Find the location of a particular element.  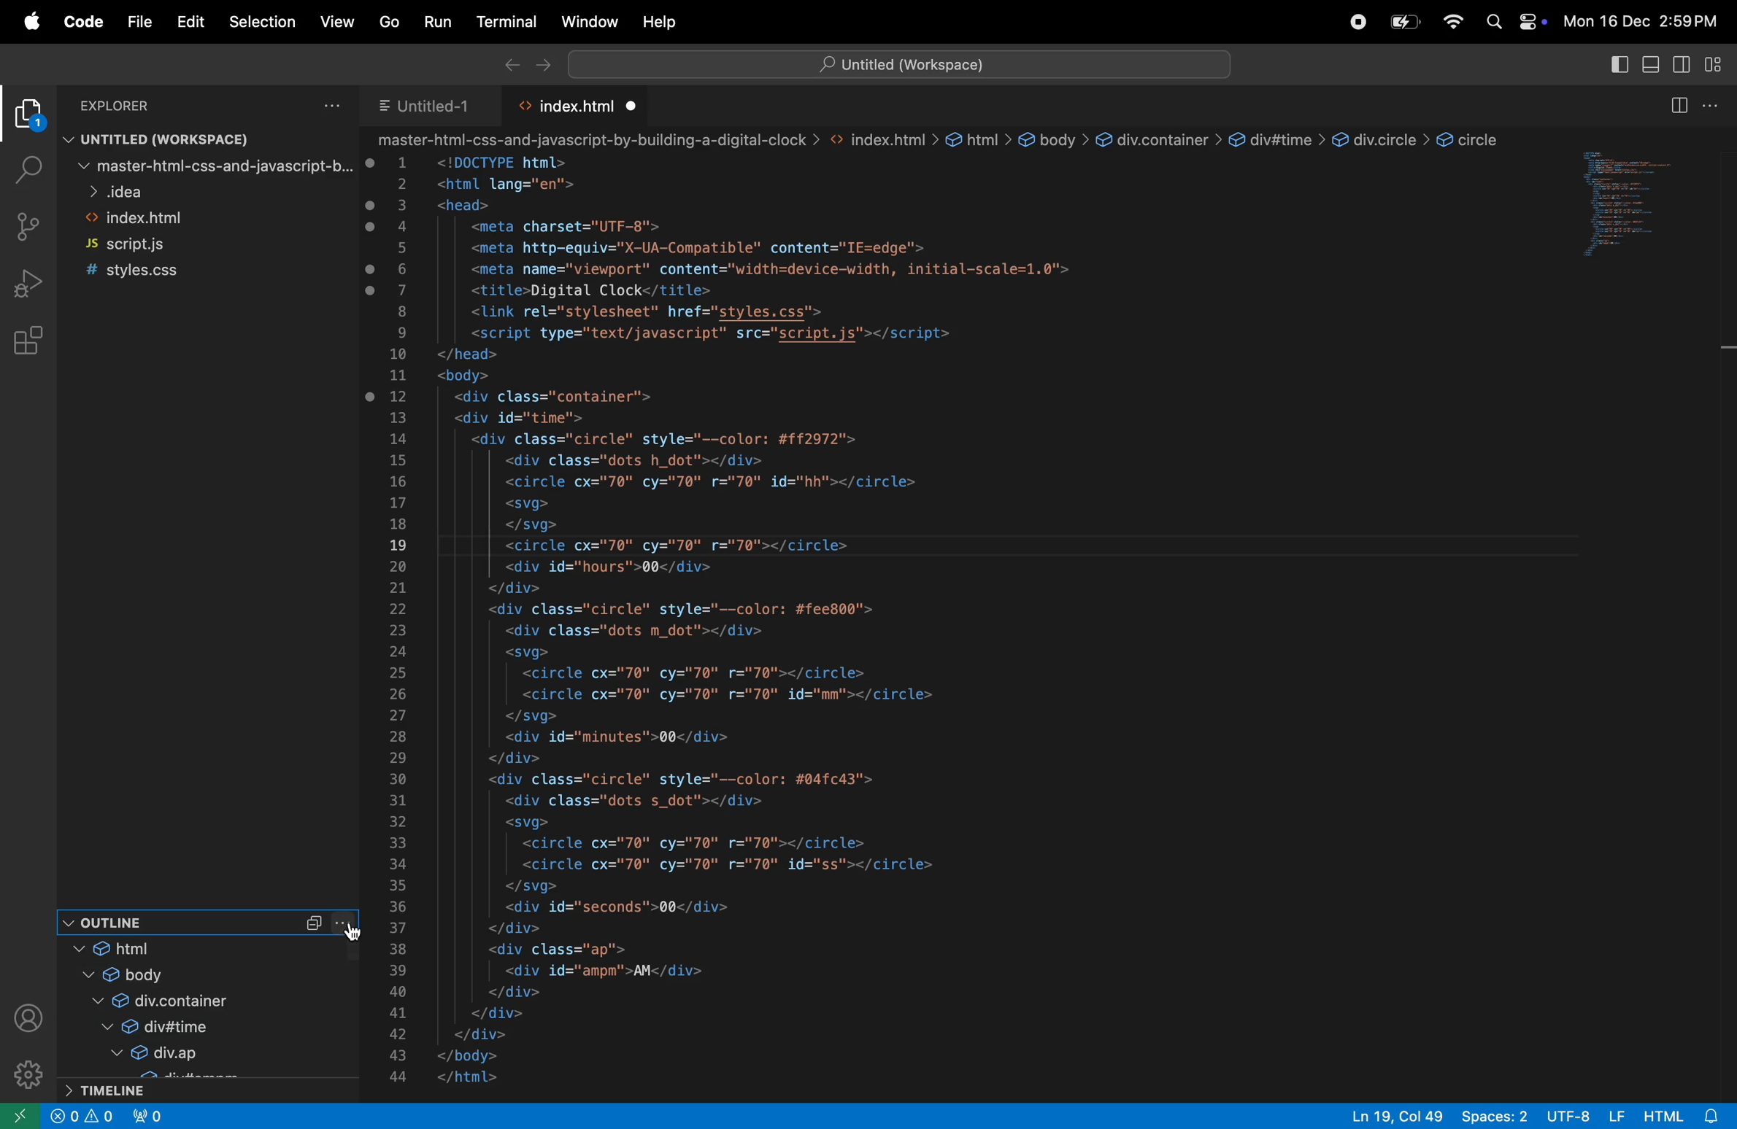

alert is located at coordinates (101, 1118).